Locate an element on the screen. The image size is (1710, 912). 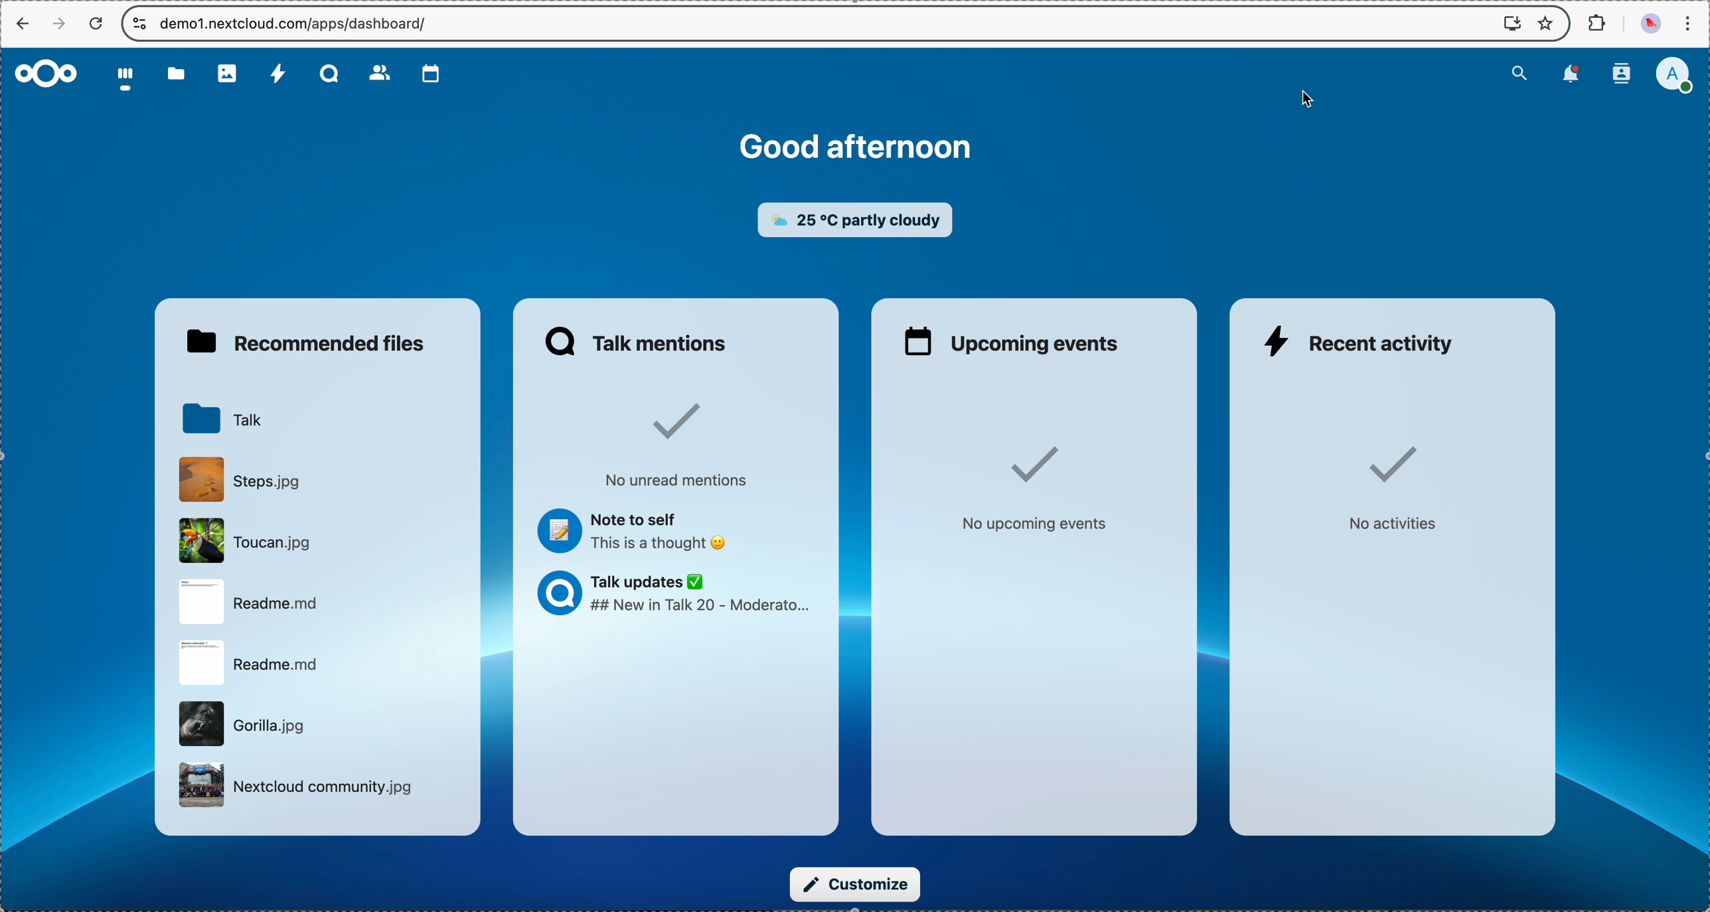
recommended files is located at coordinates (295, 341).